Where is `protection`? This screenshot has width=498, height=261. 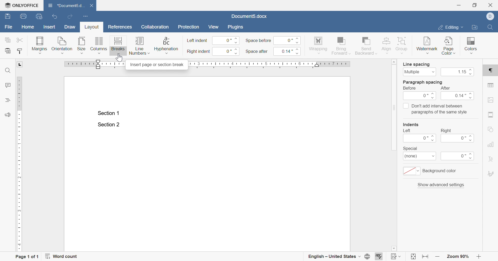
protection is located at coordinates (189, 27).